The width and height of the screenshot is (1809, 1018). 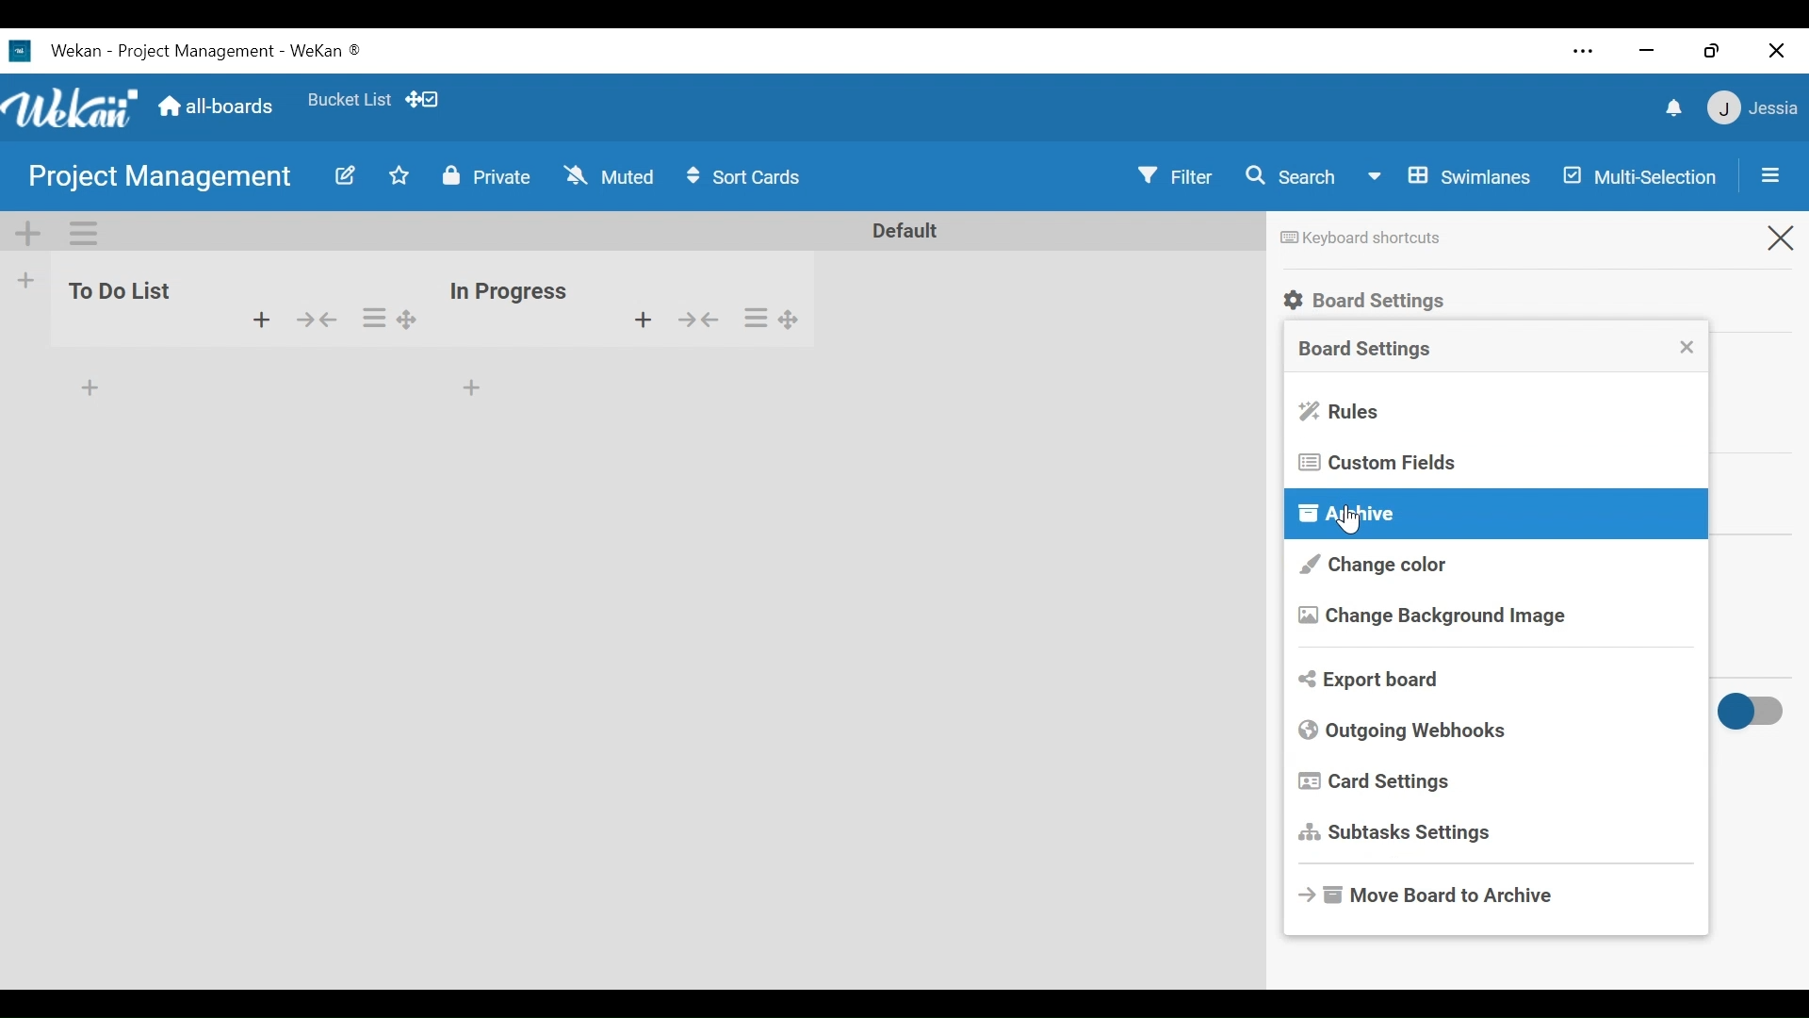 I want to click on add, so click(x=82, y=385).